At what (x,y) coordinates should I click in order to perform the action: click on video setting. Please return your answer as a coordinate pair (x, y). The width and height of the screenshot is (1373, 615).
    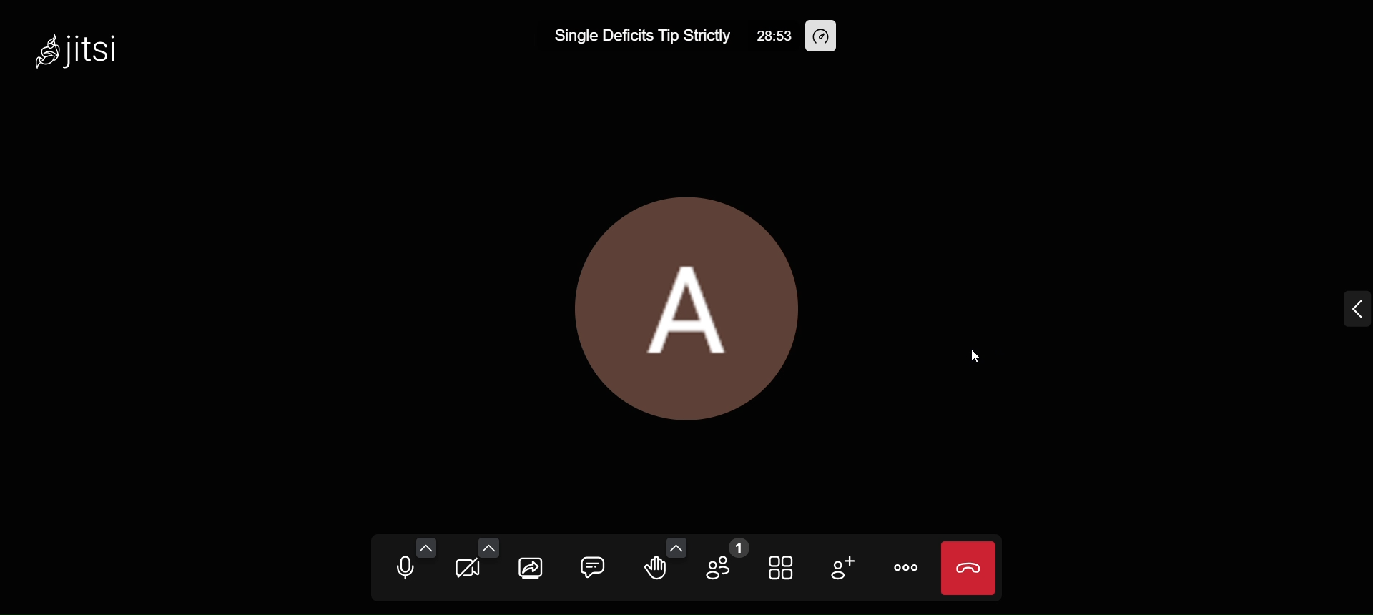
    Looking at the image, I should click on (484, 546).